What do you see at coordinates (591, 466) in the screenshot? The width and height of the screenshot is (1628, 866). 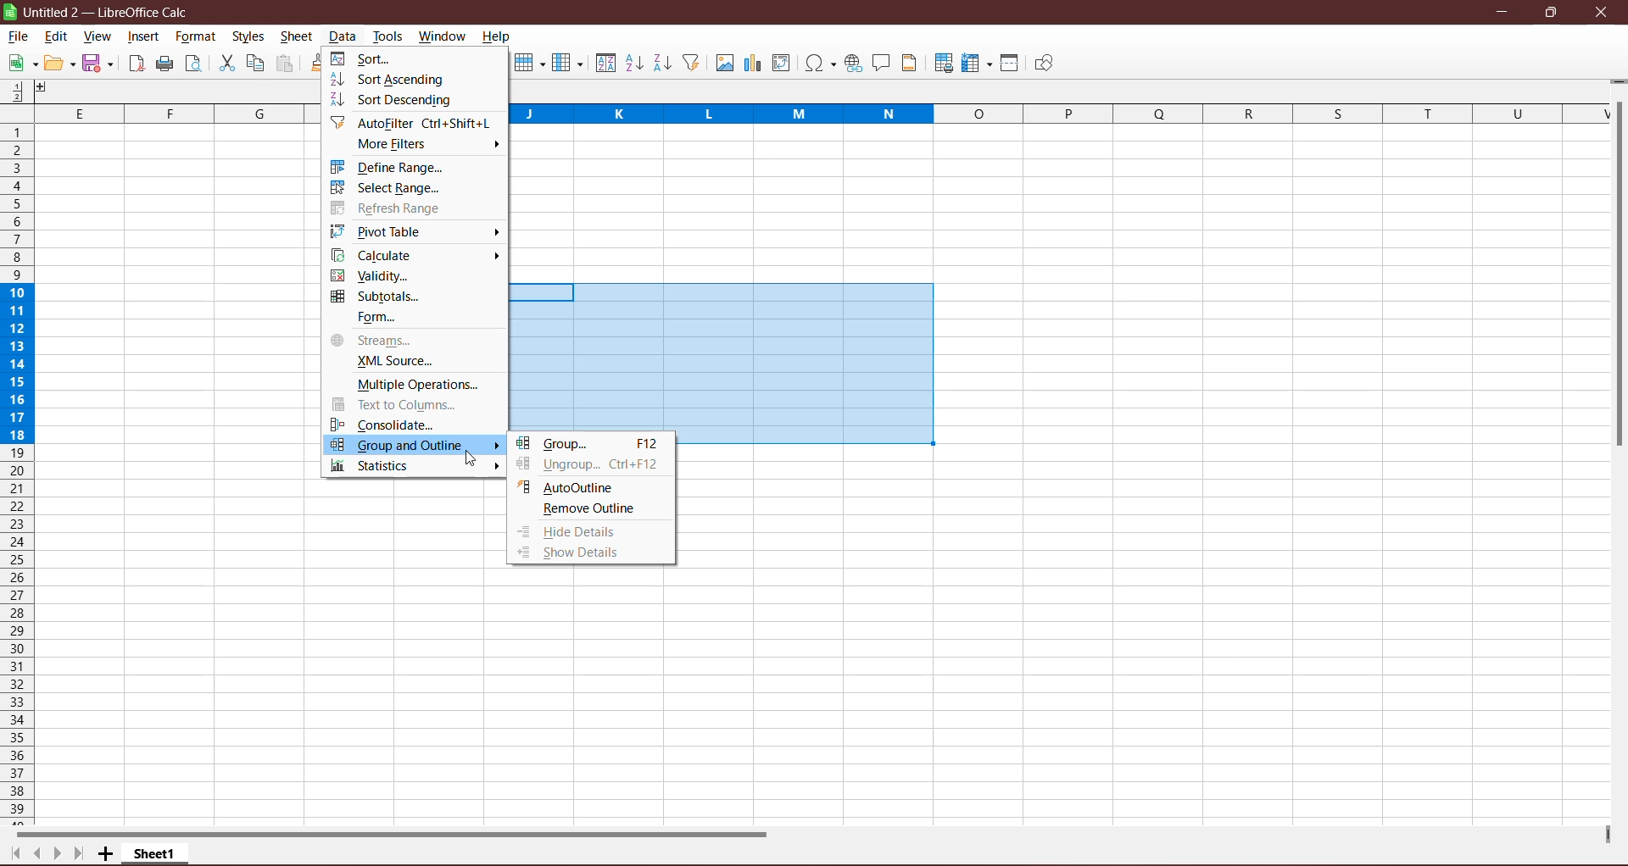 I see `Ungroup` at bounding box center [591, 466].